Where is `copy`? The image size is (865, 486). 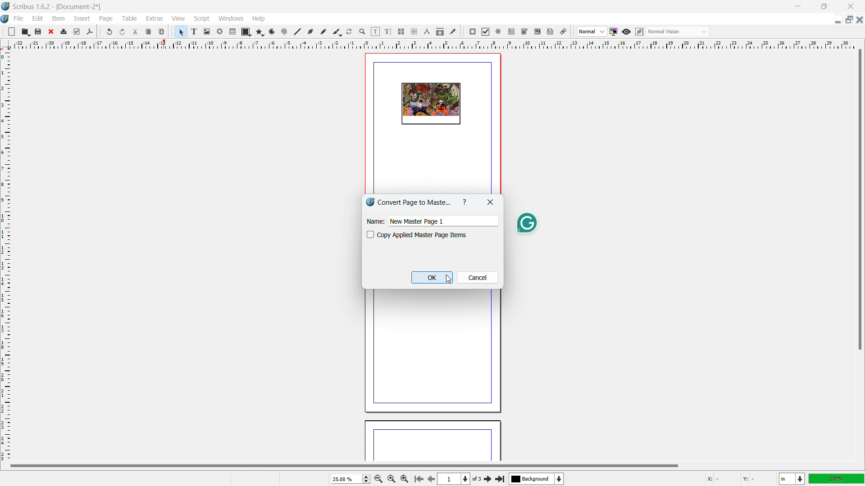 copy is located at coordinates (149, 31).